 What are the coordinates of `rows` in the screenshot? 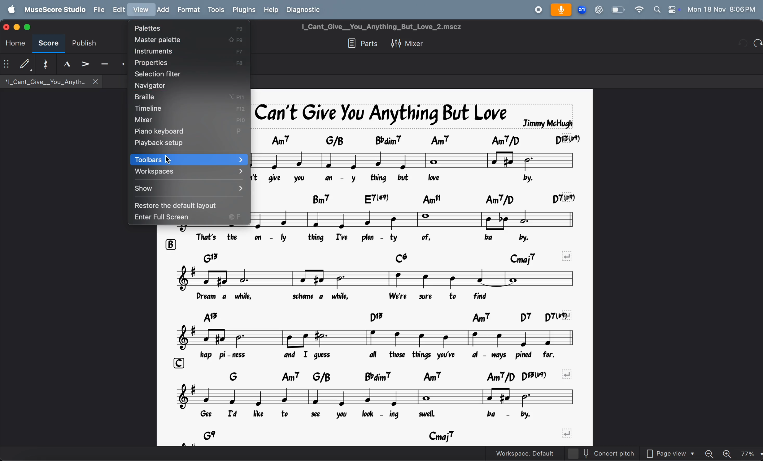 It's located at (170, 245).